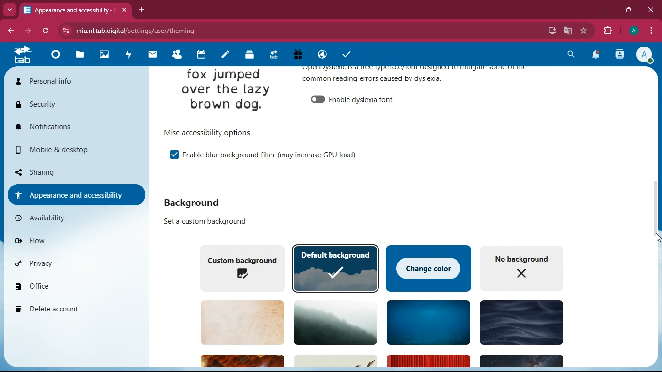 This screenshot has width=662, height=372. Describe the element at coordinates (645, 56) in the screenshot. I see `profile` at that location.